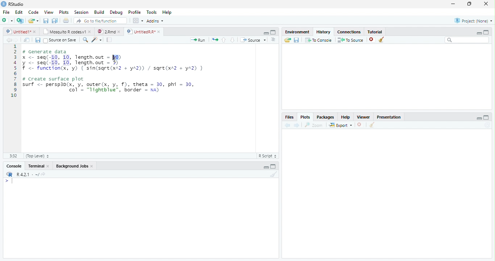 The image size is (495, 261). I want to click on Save history into a file, so click(296, 40).